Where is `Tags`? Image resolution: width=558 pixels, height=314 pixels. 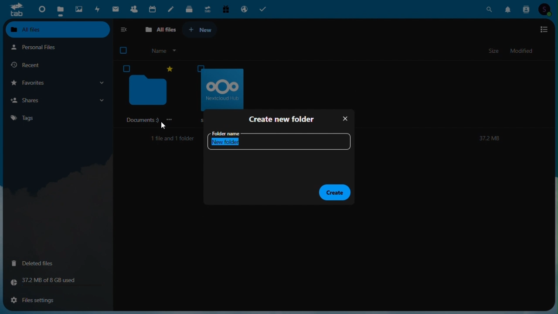
Tags is located at coordinates (56, 117).